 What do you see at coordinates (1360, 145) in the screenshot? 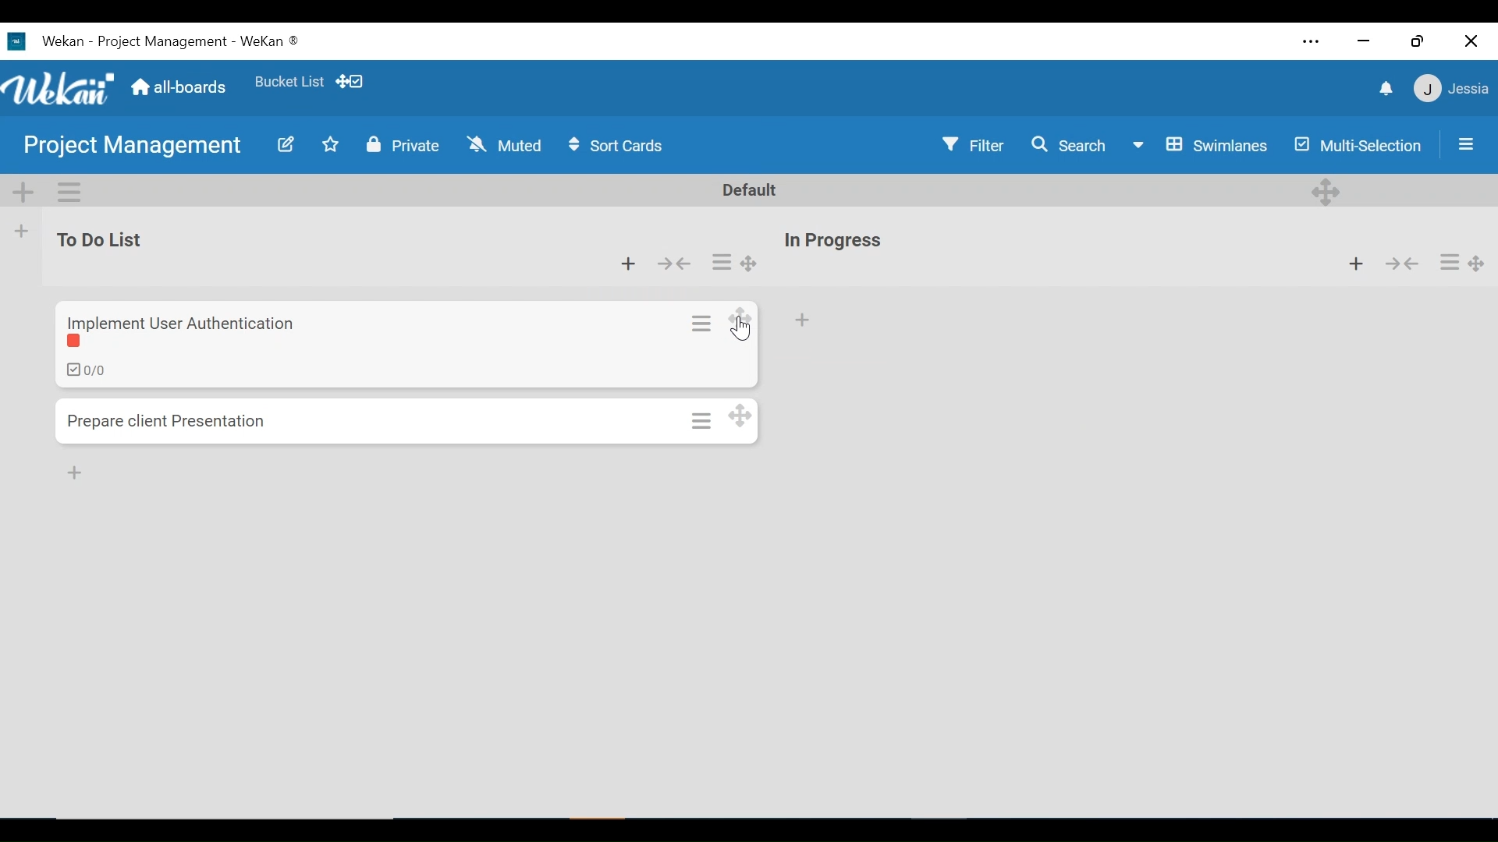
I see `Multi-selection` at bounding box center [1360, 145].